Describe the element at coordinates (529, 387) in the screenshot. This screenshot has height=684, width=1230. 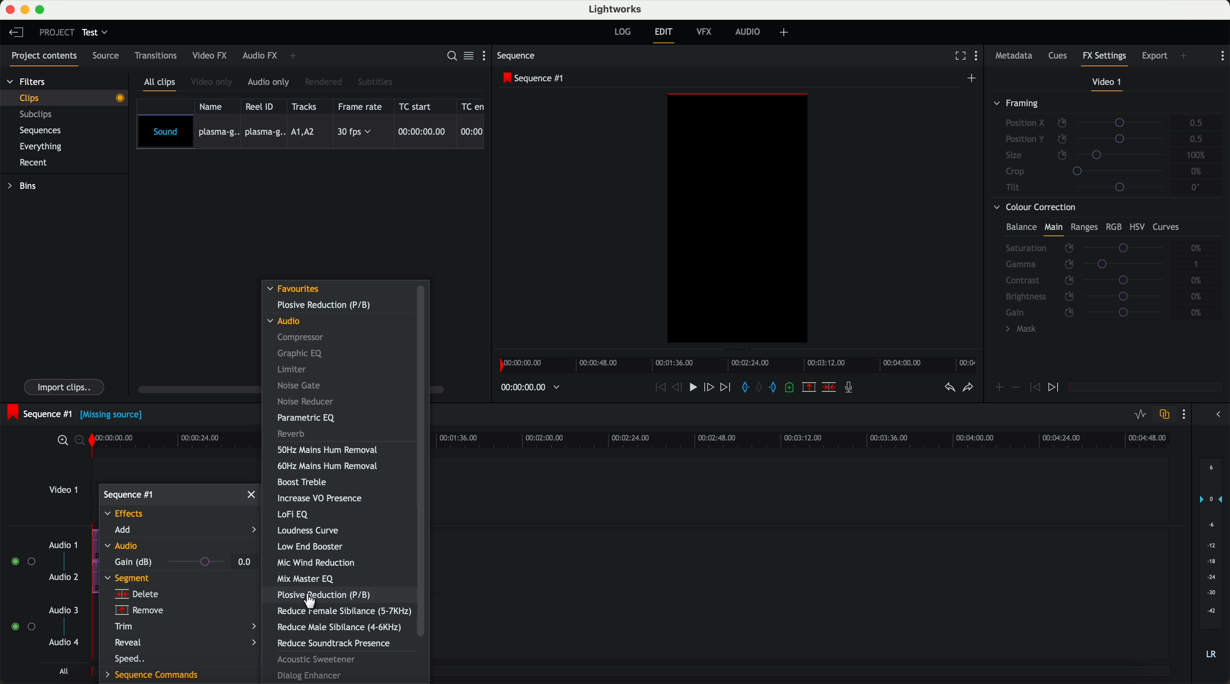
I see `timer` at that location.